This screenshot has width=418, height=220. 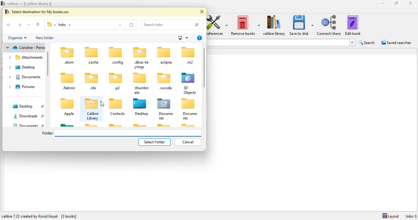 I want to click on organize, so click(x=18, y=38).